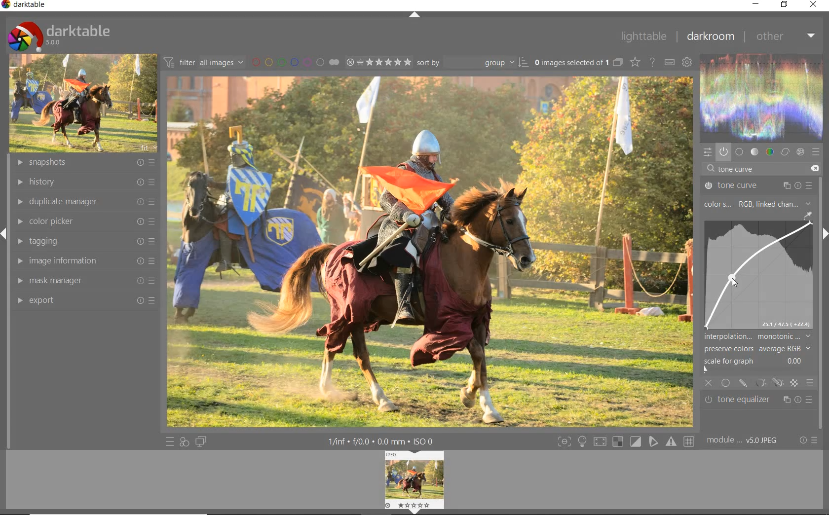 This screenshot has width=829, height=515. What do you see at coordinates (757, 336) in the screenshot?
I see `interpolation` at bounding box center [757, 336].